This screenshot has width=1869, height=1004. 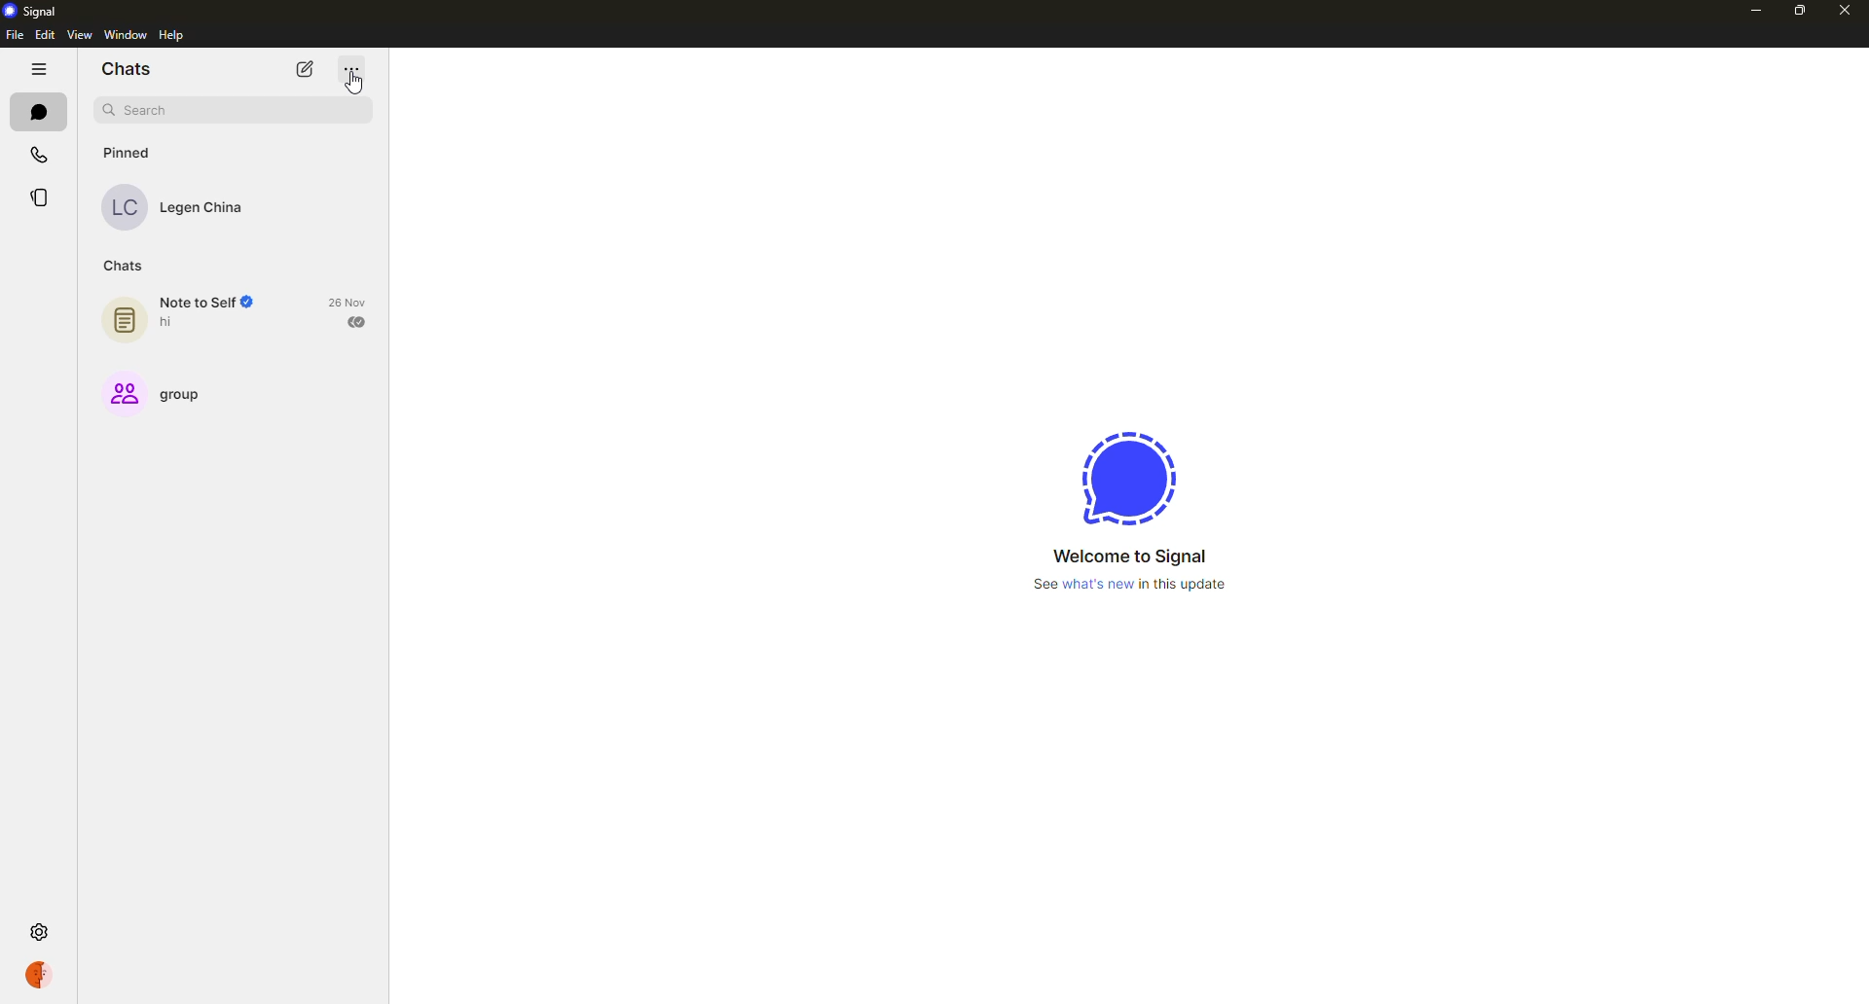 What do you see at coordinates (351, 69) in the screenshot?
I see `more` at bounding box center [351, 69].